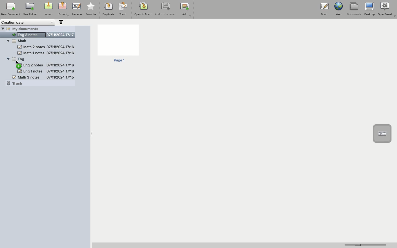 The width and height of the screenshot is (397, 248). What do you see at coordinates (3, 28) in the screenshot?
I see `Hide` at bounding box center [3, 28].